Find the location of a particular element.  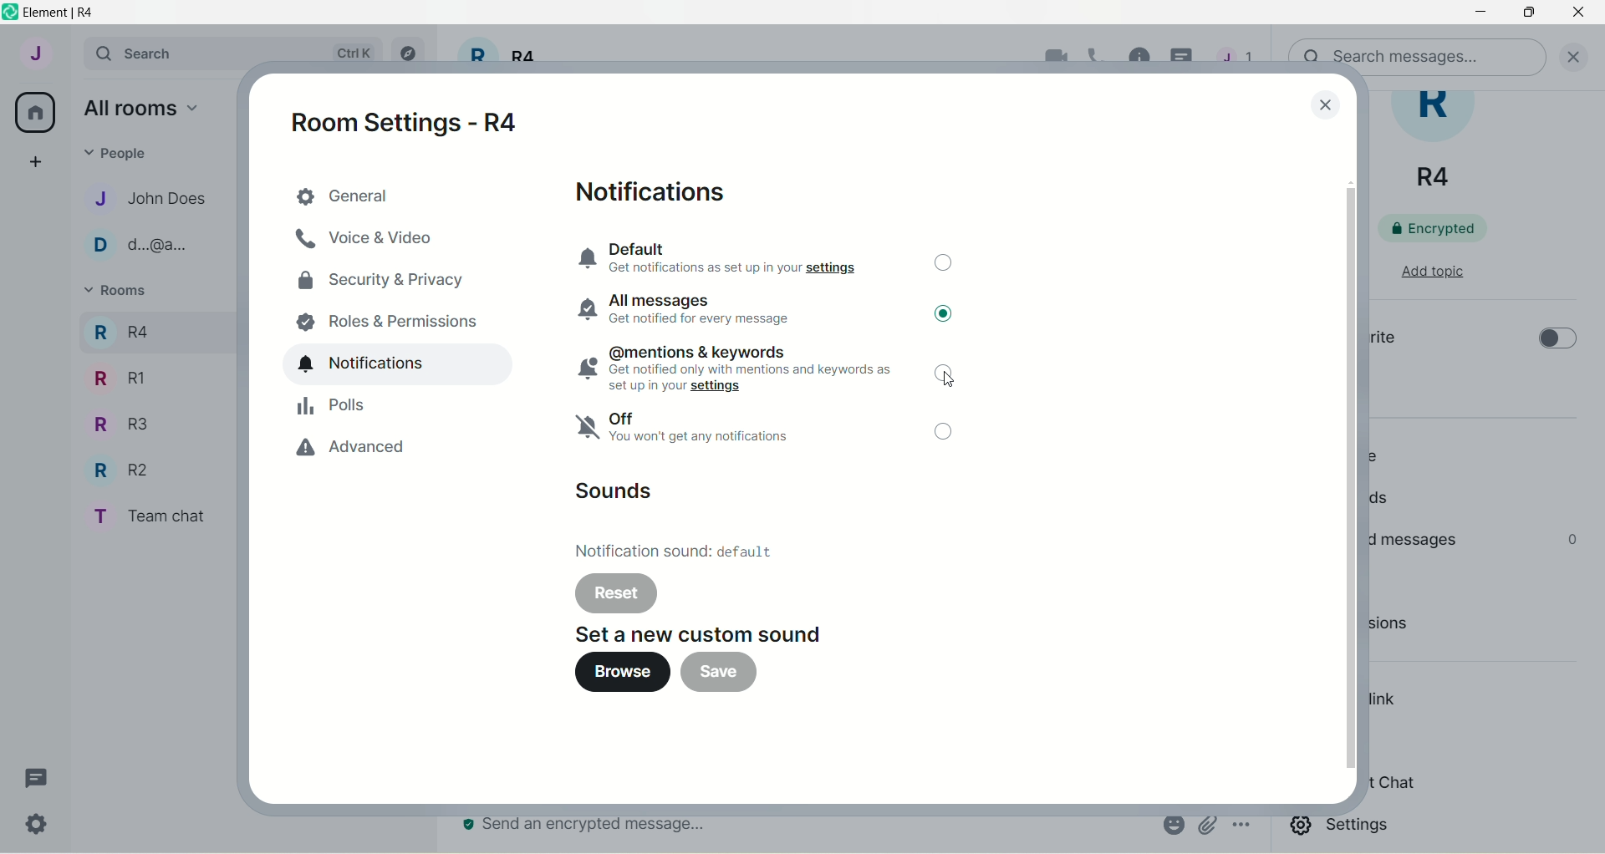

J John Does is located at coordinates (135, 198).